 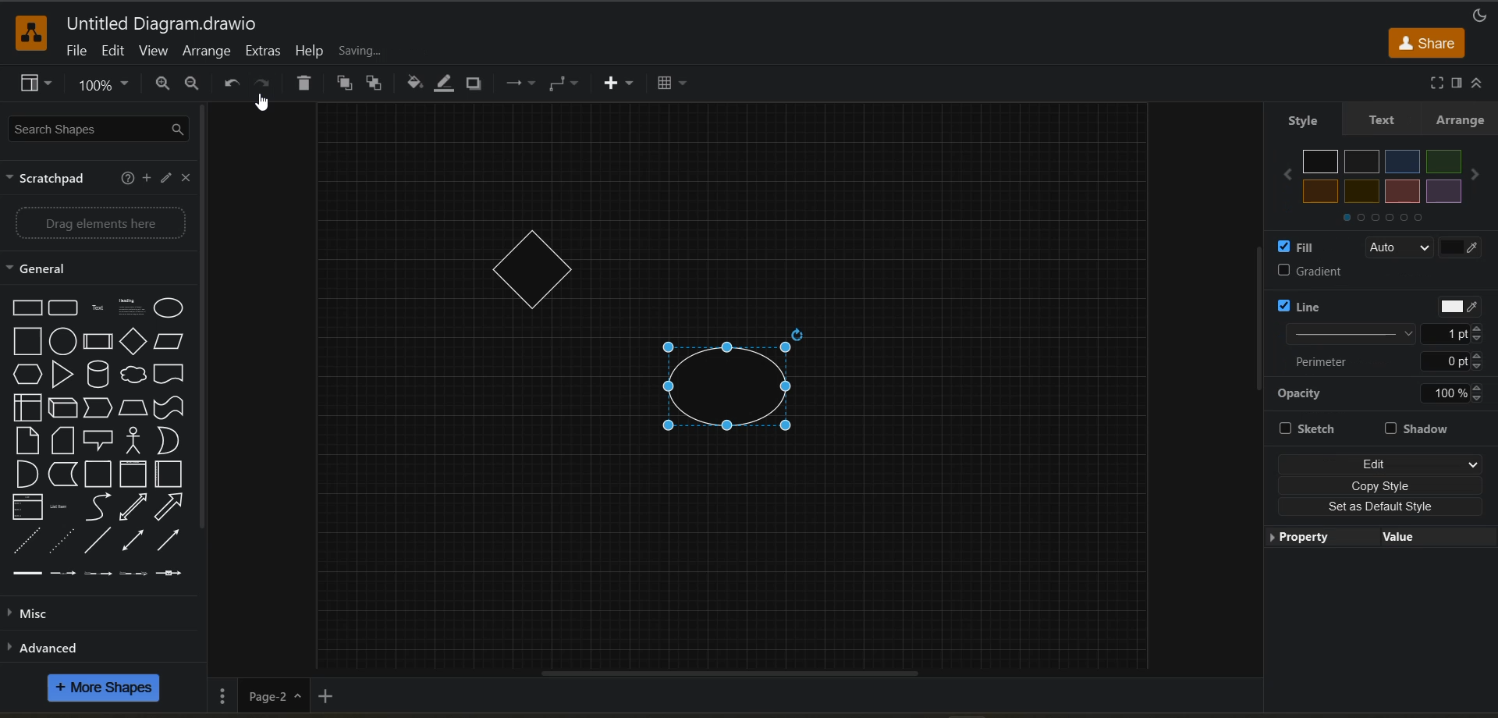 I want to click on drag elements here, so click(x=94, y=222).